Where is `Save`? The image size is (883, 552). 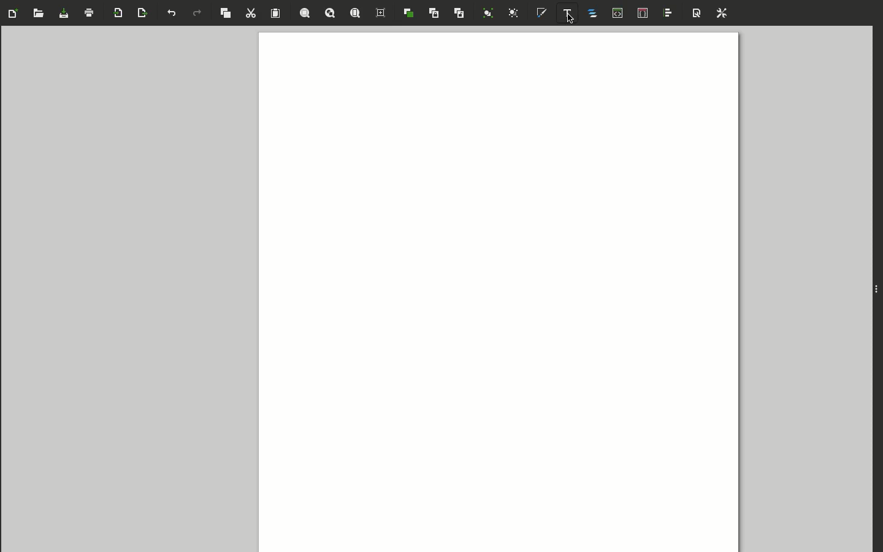
Save is located at coordinates (64, 15).